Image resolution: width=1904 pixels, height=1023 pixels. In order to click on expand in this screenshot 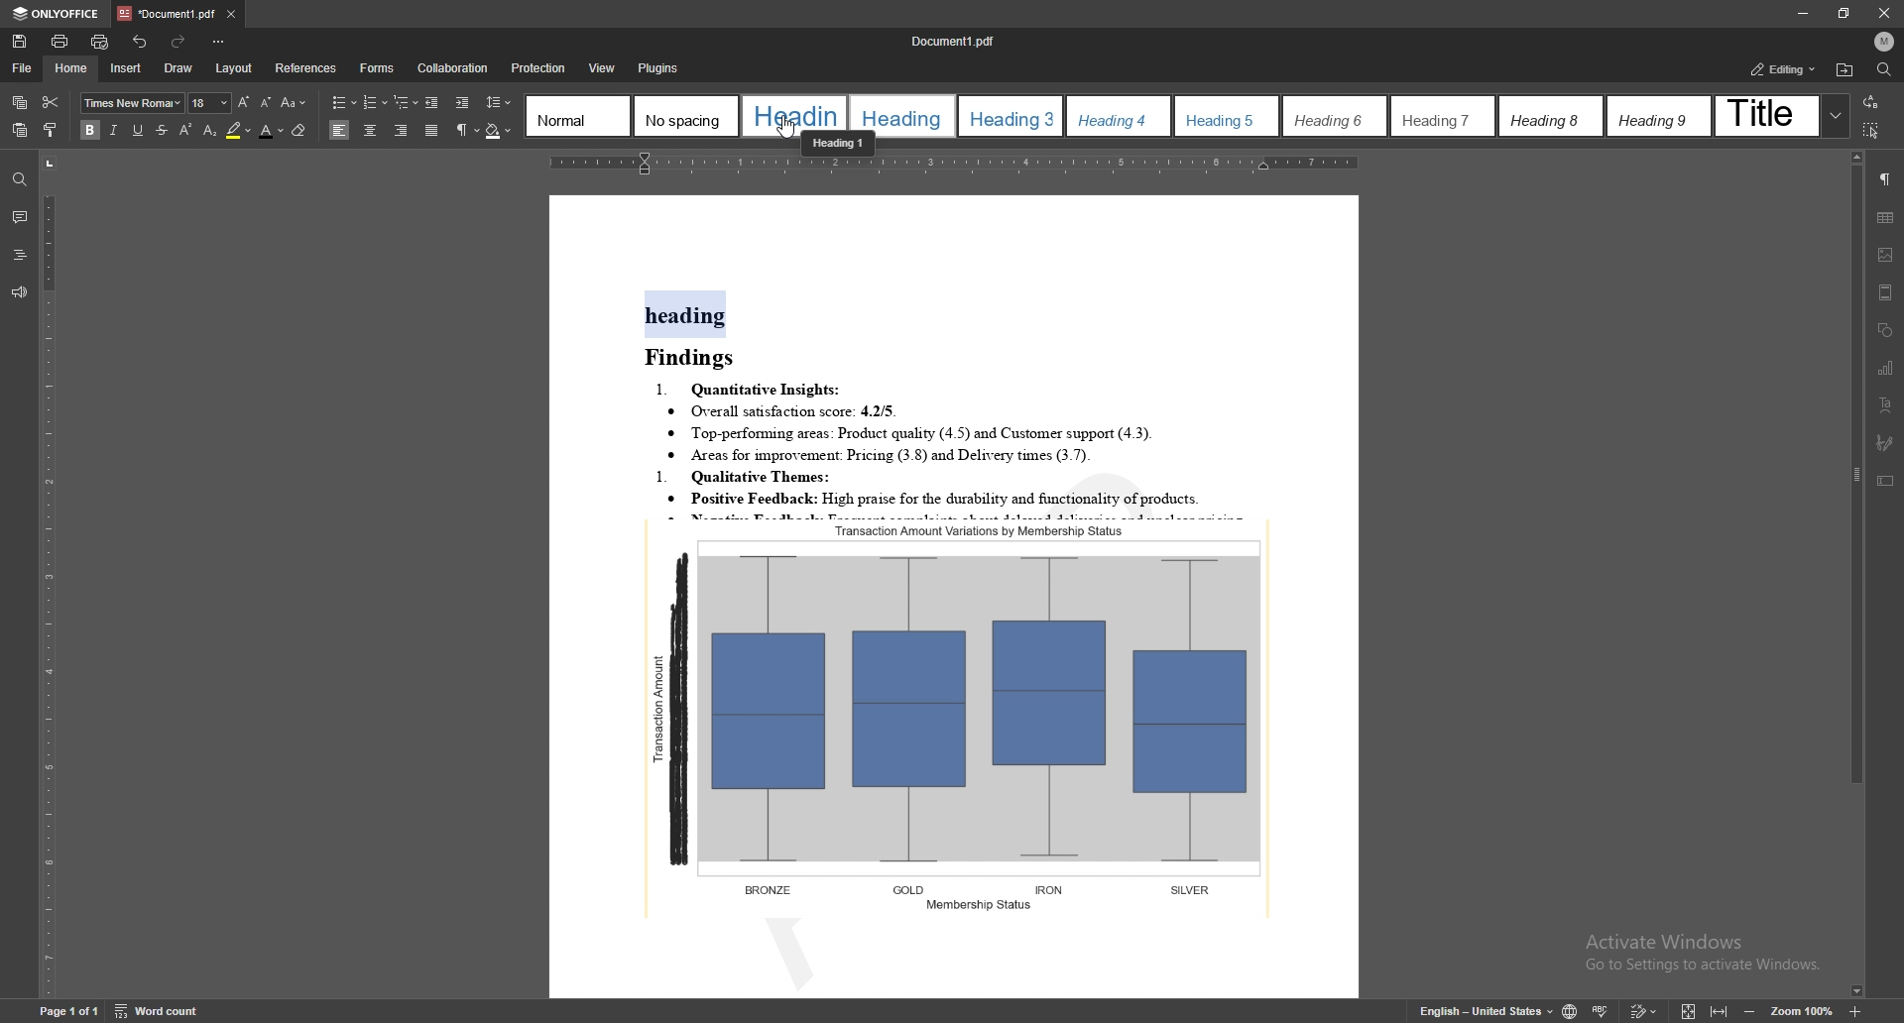, I will do `click(1835, 115)`.